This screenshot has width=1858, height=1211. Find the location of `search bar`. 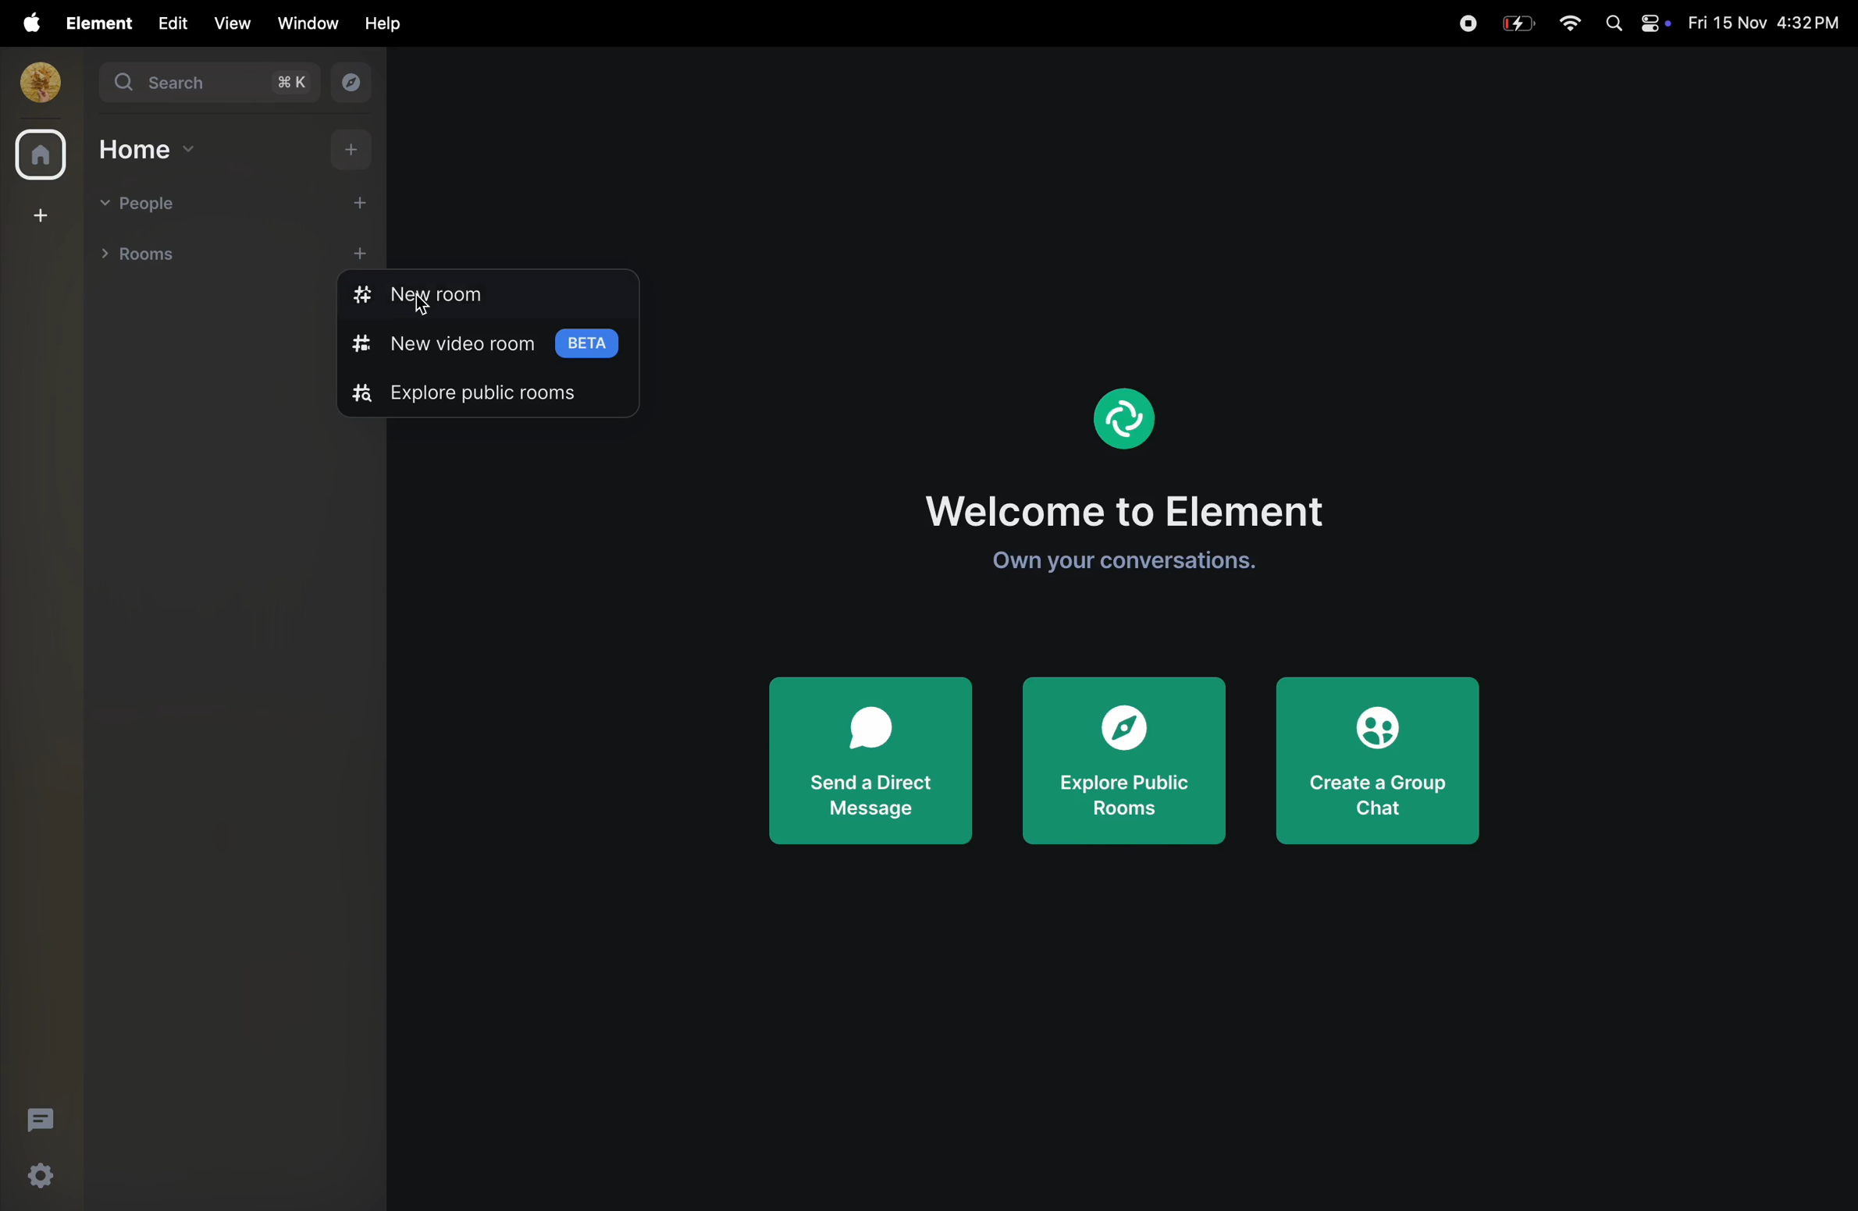

search bar is located at coordinates (212, 86).